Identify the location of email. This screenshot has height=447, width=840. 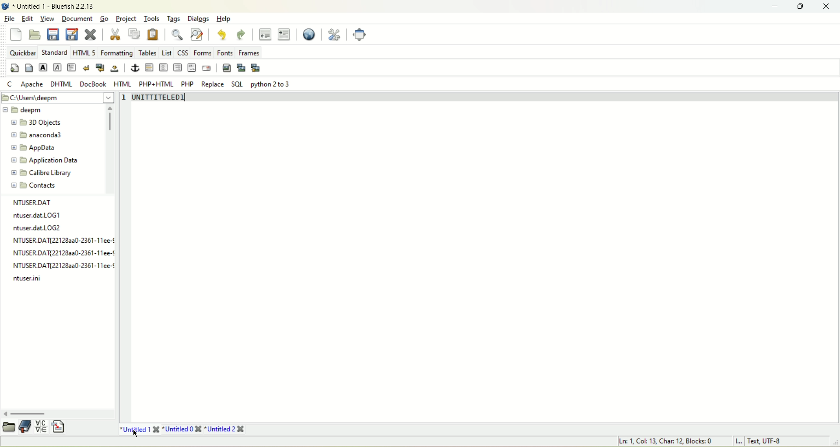
(206, 67).